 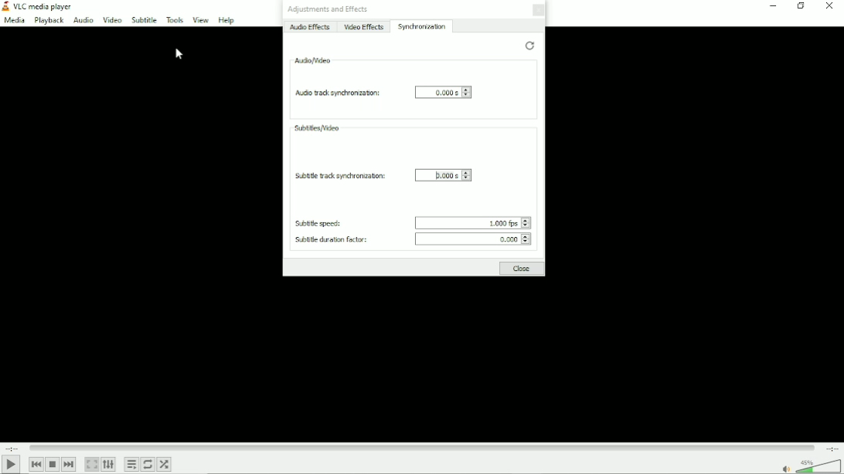 What do you see at coordinates (11, 465) in the screenshot?
I see `play` at bounding box center [11, 465].